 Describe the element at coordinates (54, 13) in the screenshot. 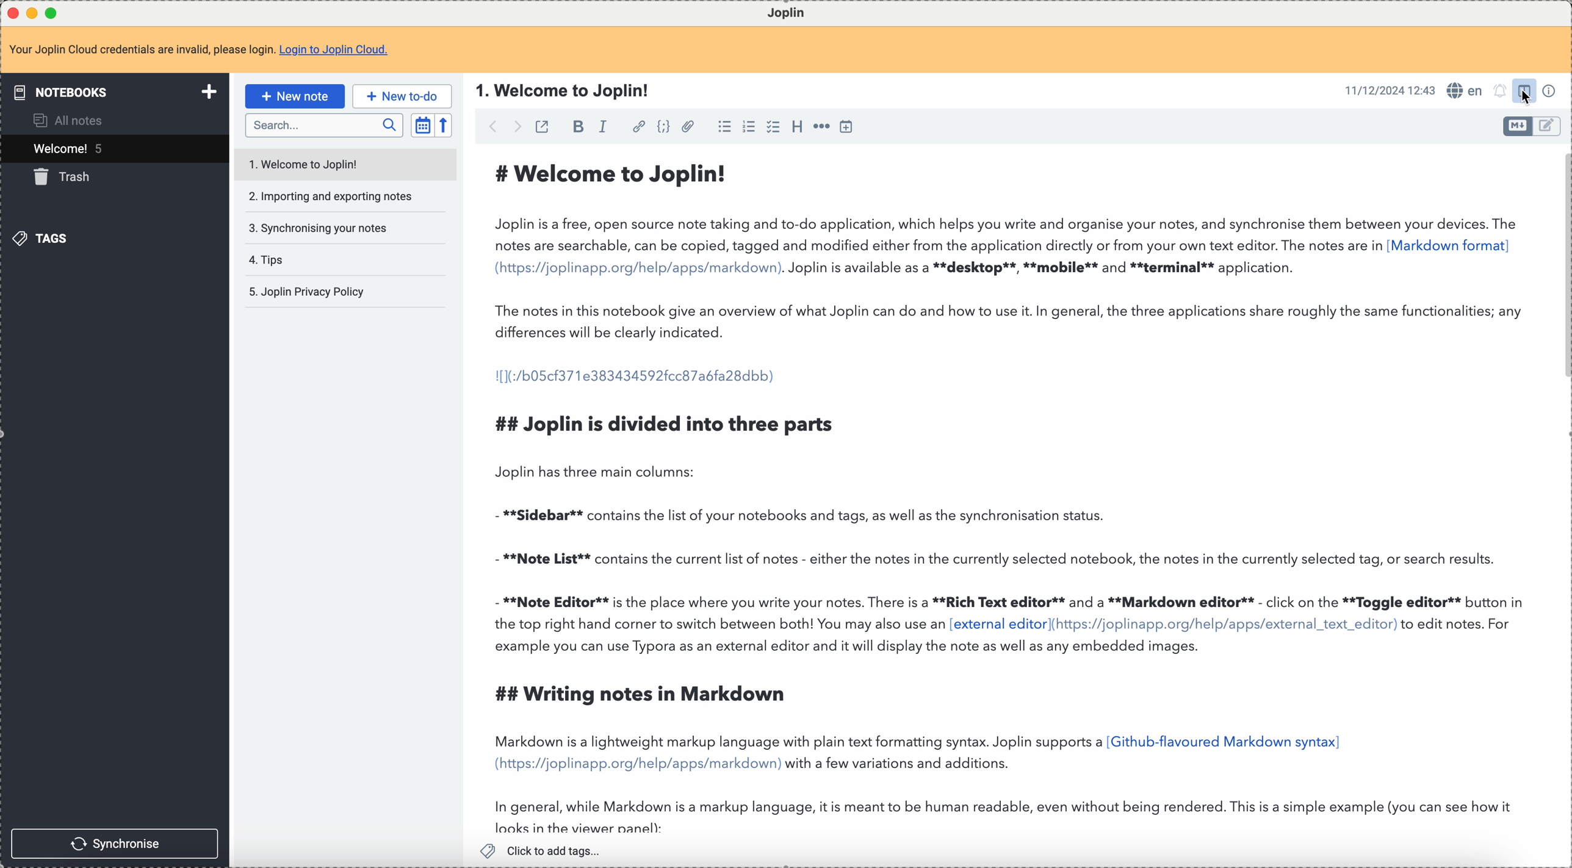

I see `maximize` at that location.